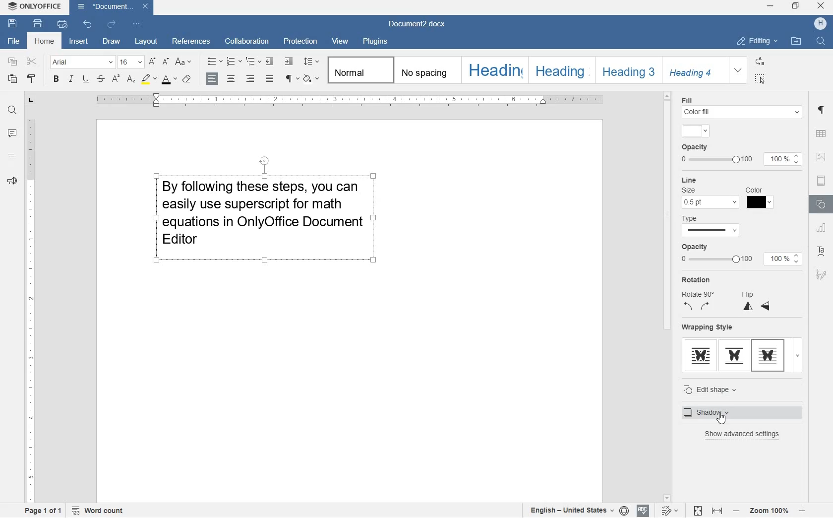  What do you see at coordinates (289, 62) in the screenshot?
I see `increase indent` at bounding box center [289, 62].